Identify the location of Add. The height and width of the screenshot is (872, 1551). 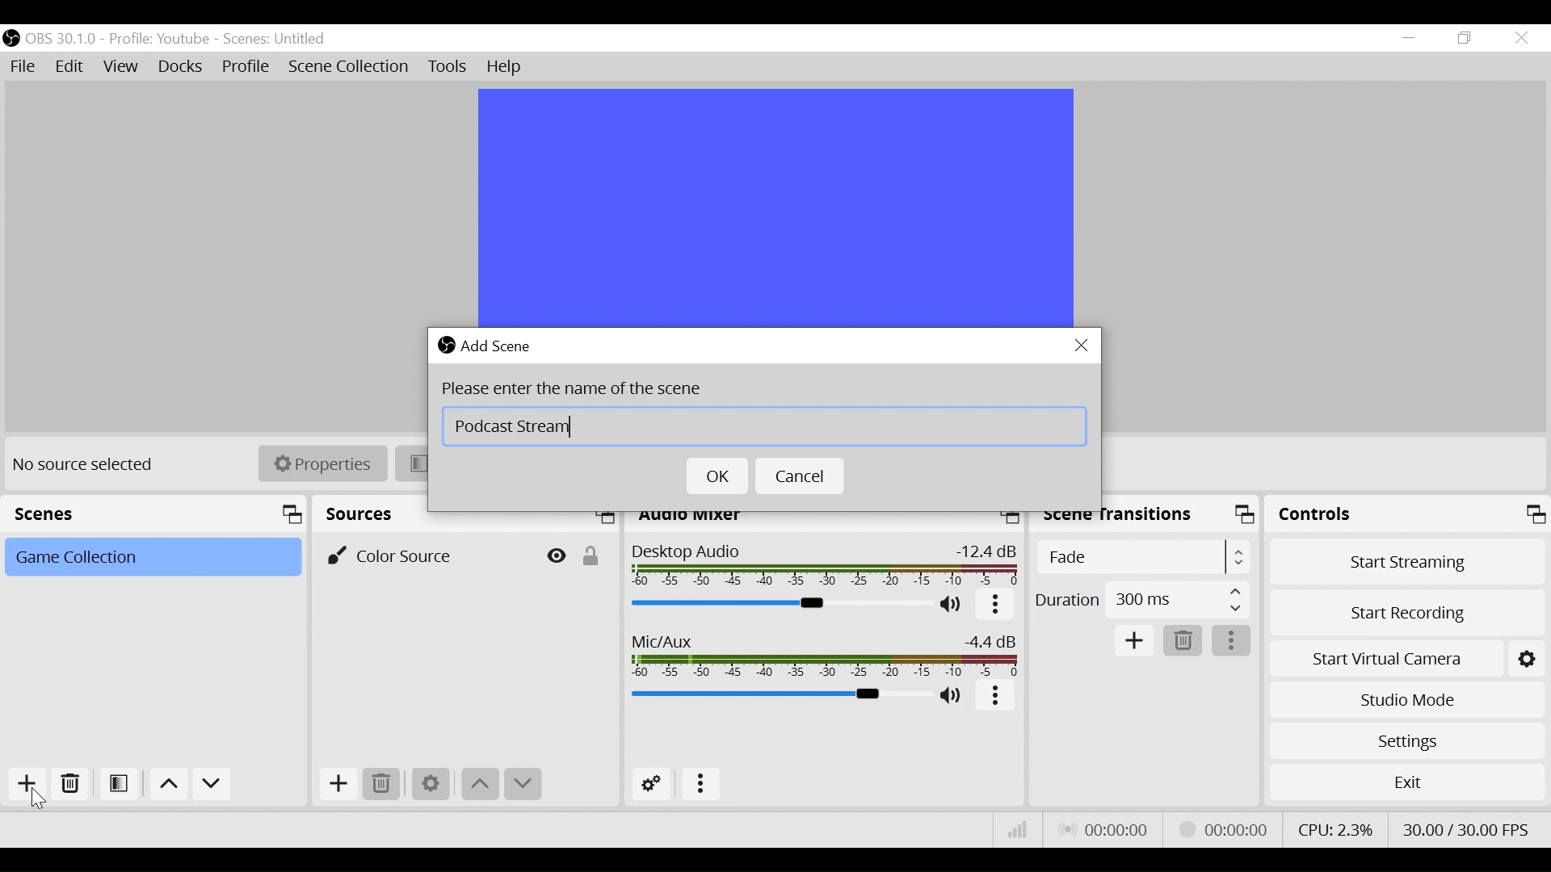
(335, 783).